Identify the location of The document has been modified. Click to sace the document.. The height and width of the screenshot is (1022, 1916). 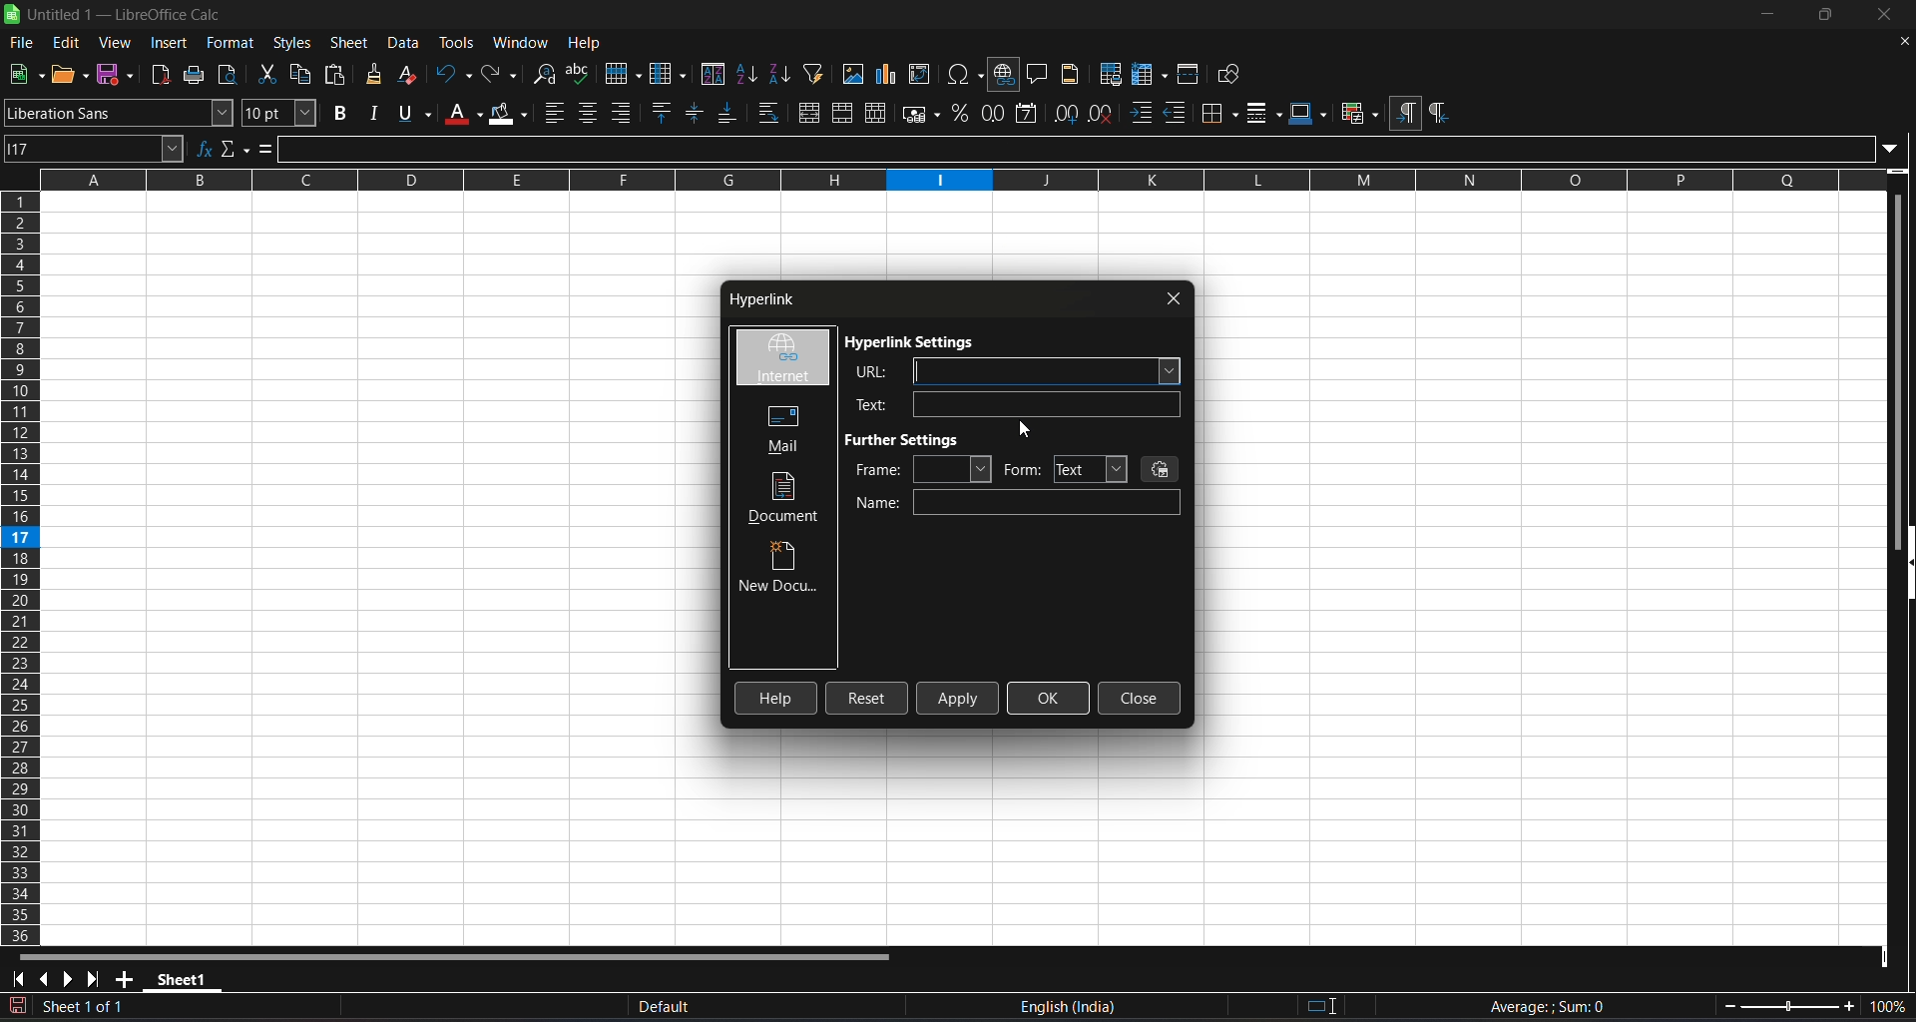
(316, 1008).